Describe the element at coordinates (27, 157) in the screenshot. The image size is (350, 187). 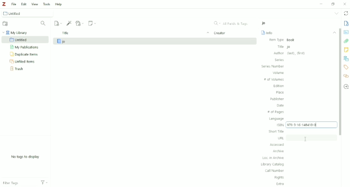
I see `No tags to display` at that location.